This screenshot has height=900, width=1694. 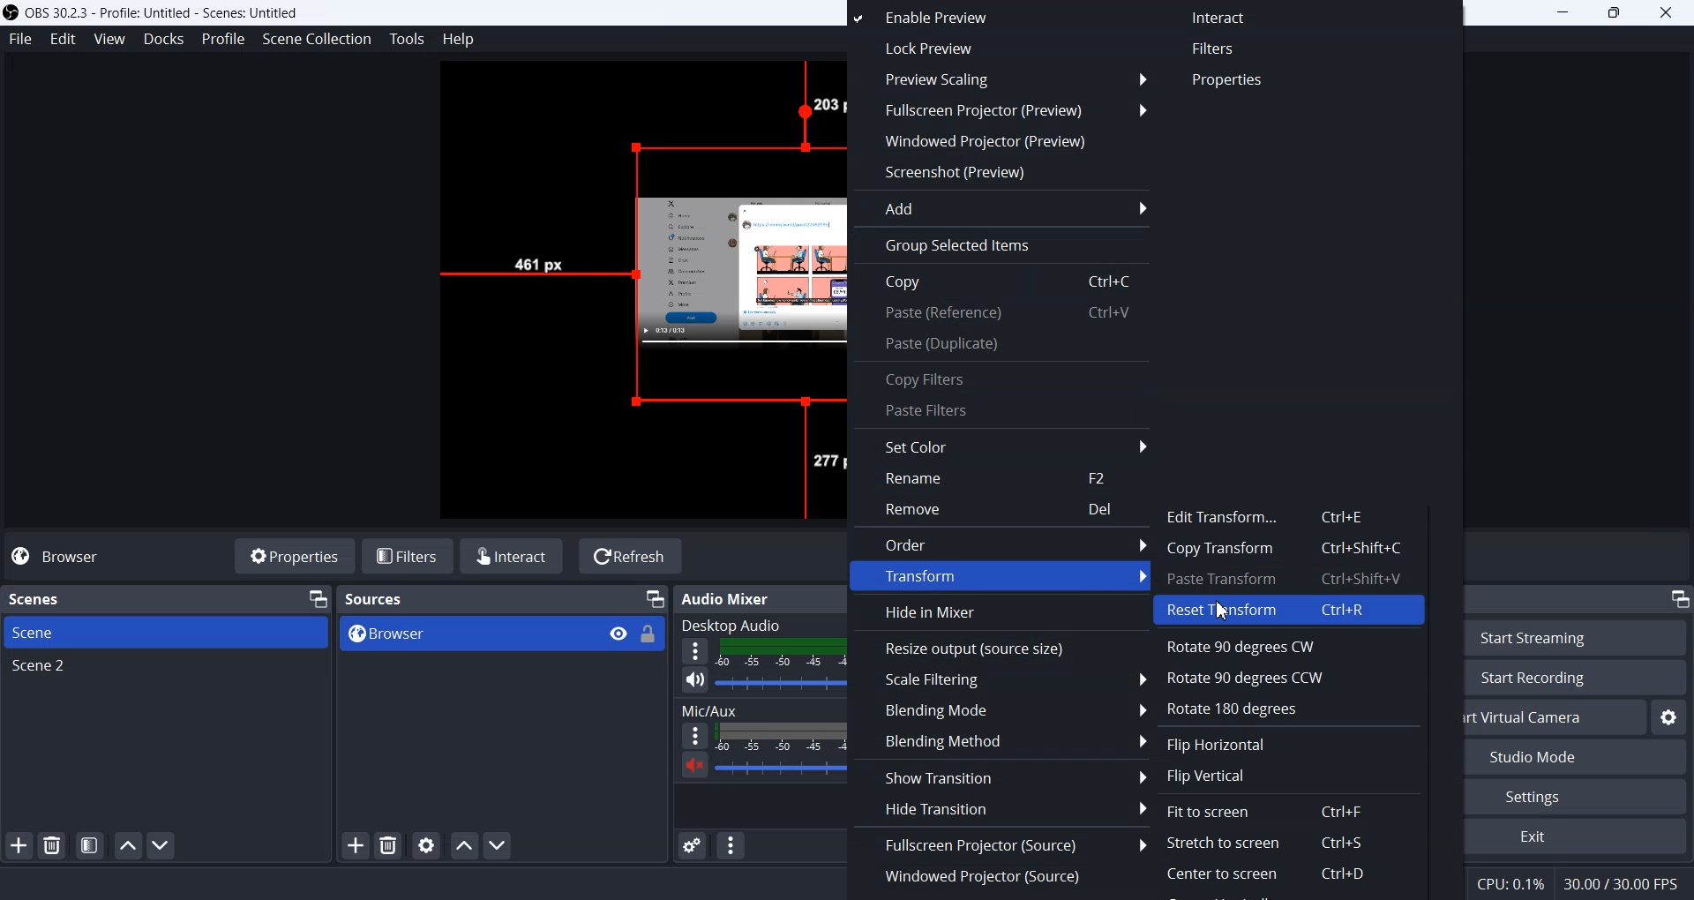 I want to click on Source, so click(x=661, y=264).